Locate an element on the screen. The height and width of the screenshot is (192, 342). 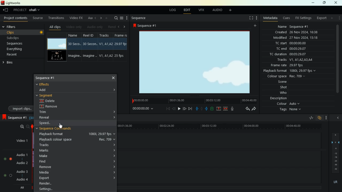
time is located at coordinates (141, 109).